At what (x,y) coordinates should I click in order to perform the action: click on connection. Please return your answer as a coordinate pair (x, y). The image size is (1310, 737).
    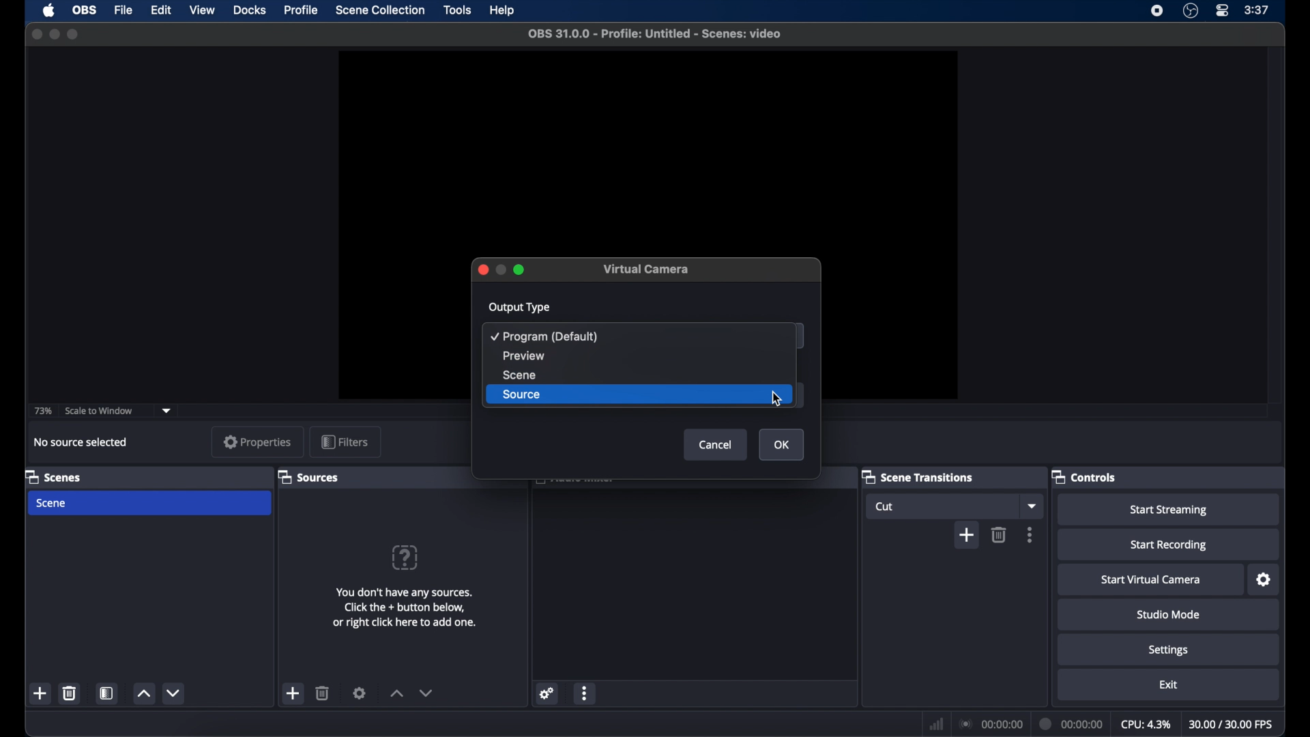
    Looking at the image, I should click on (990, 723).